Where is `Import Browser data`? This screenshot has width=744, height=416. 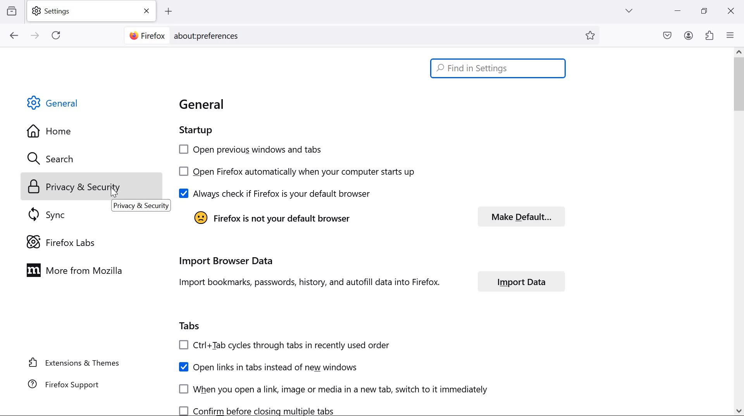
Import Browser data is located at coordinates (309, 260).